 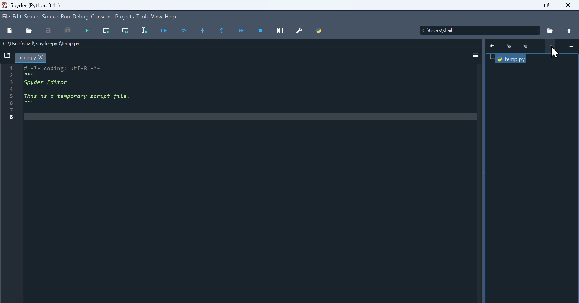 I want to click on Execute until function or method return, so click(x=223, y=31).